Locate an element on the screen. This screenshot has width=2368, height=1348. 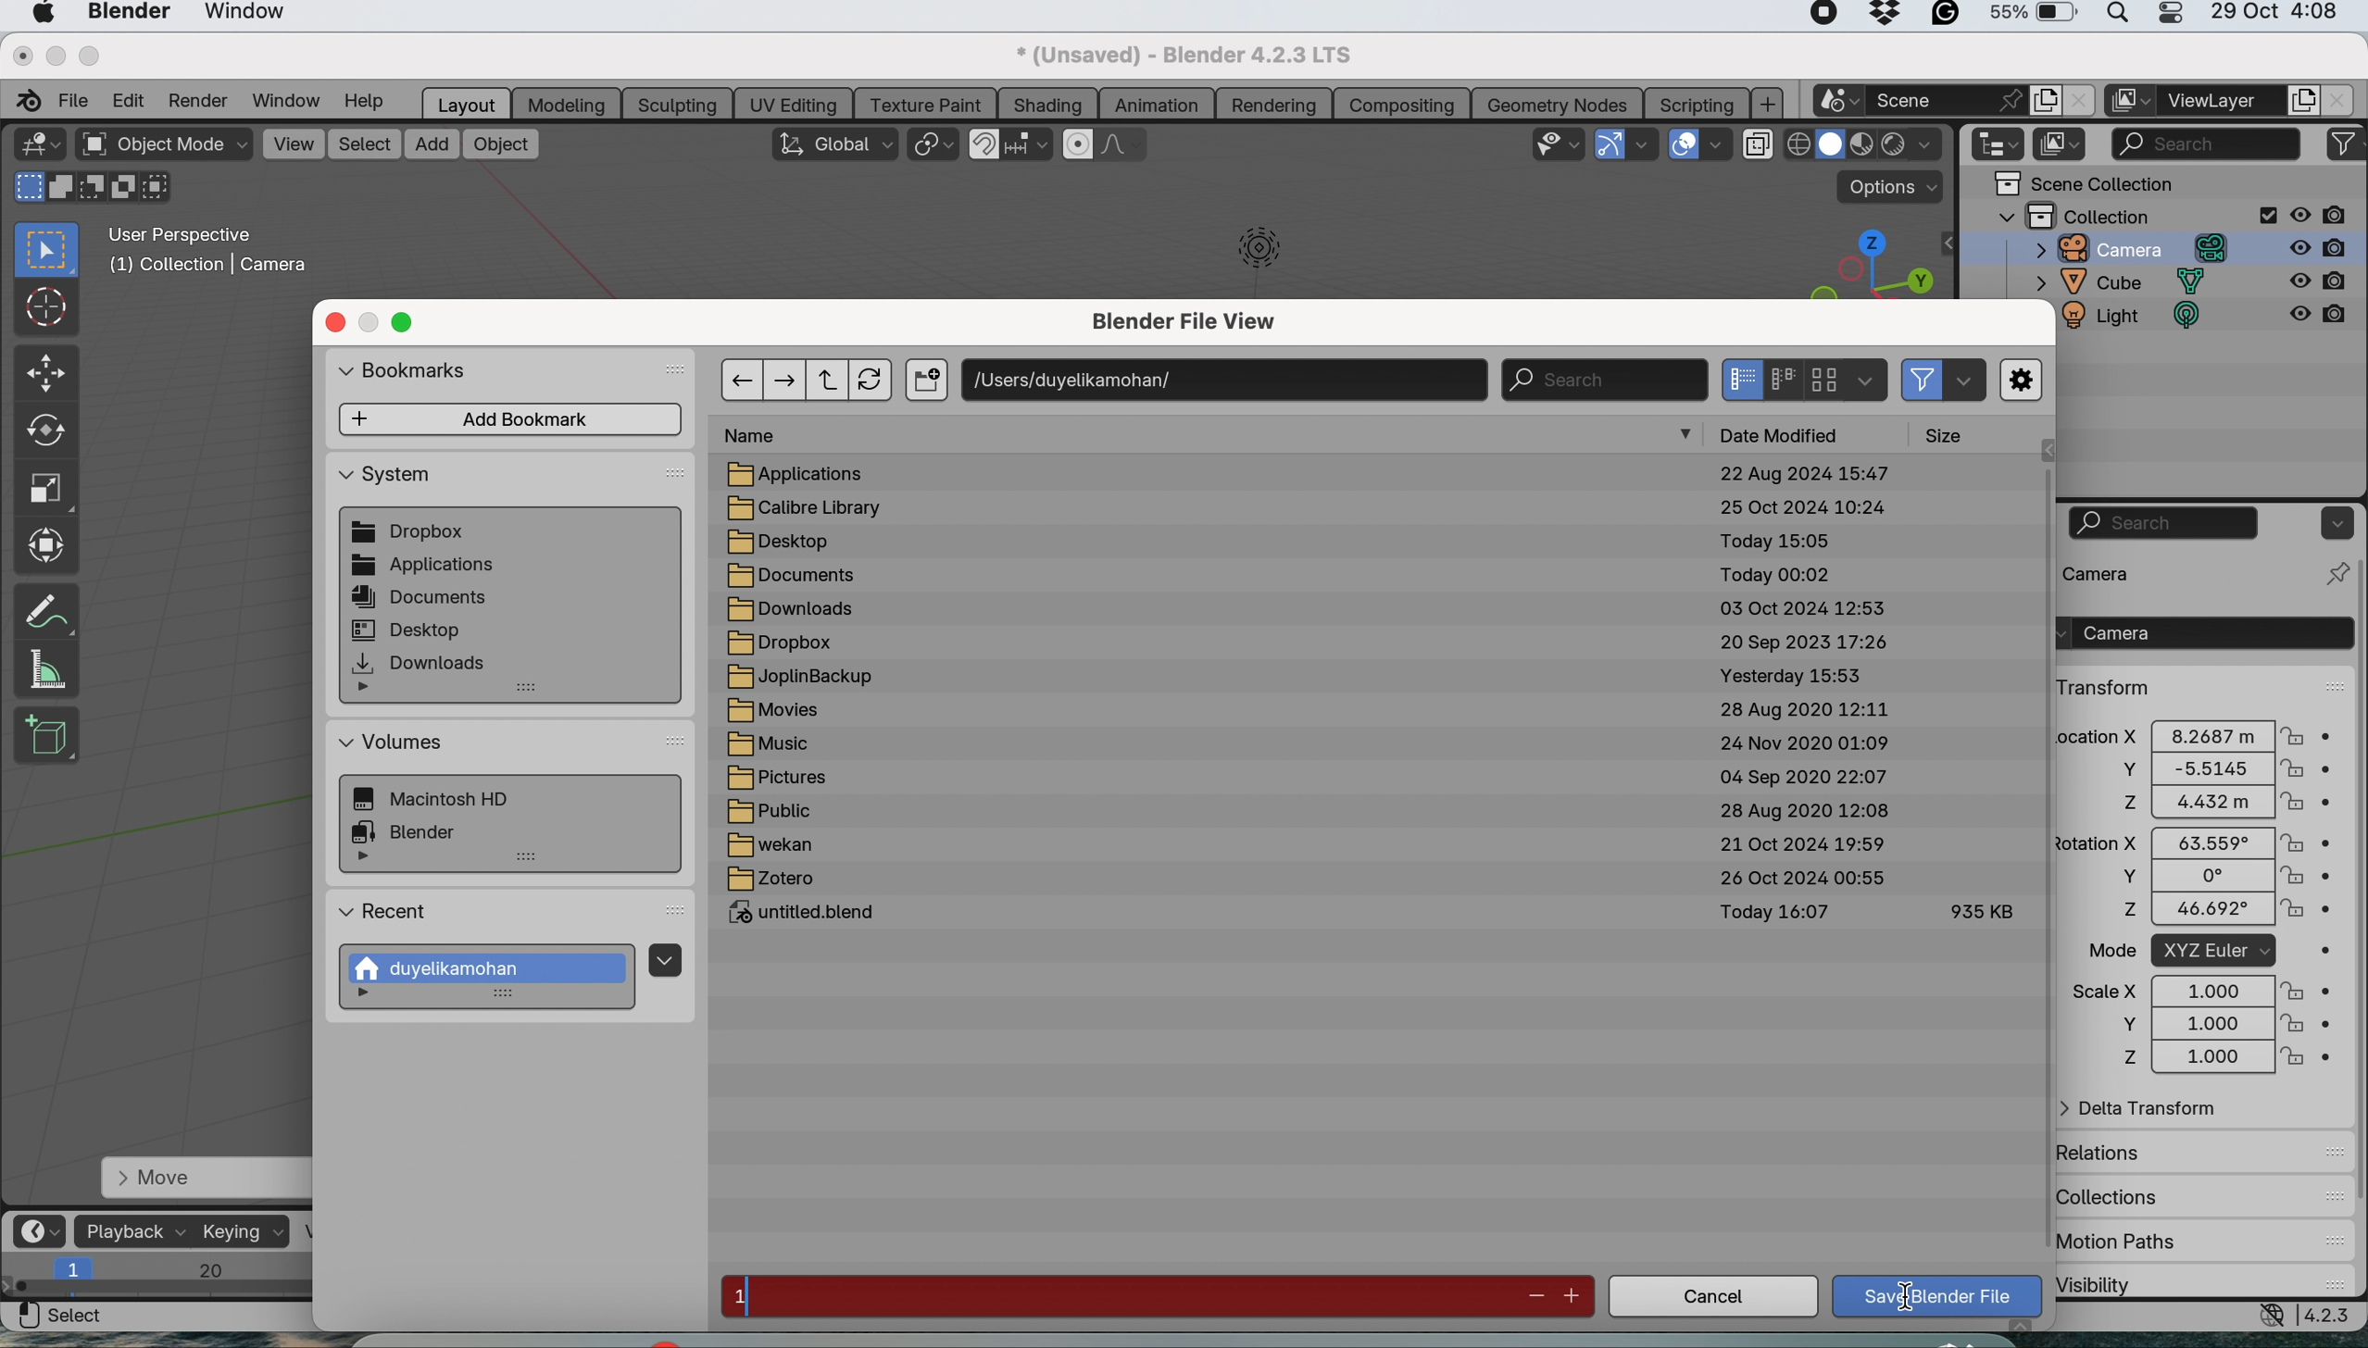
cancel is located at coordinates (1712, 1299).